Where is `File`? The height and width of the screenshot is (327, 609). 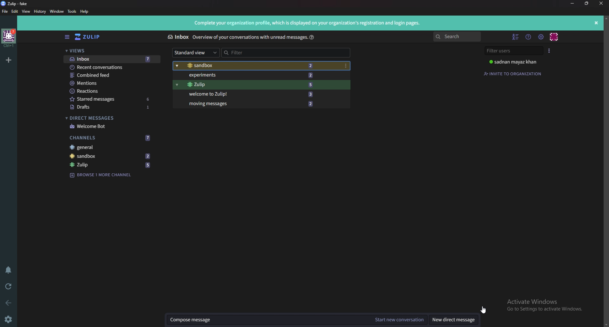 File is located at coordinates (5, 12).